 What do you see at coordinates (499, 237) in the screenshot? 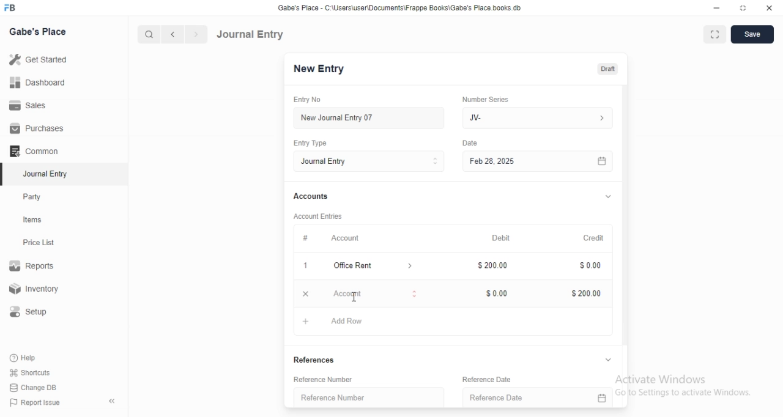
I see `Debit` at bounding box center [499, 237].